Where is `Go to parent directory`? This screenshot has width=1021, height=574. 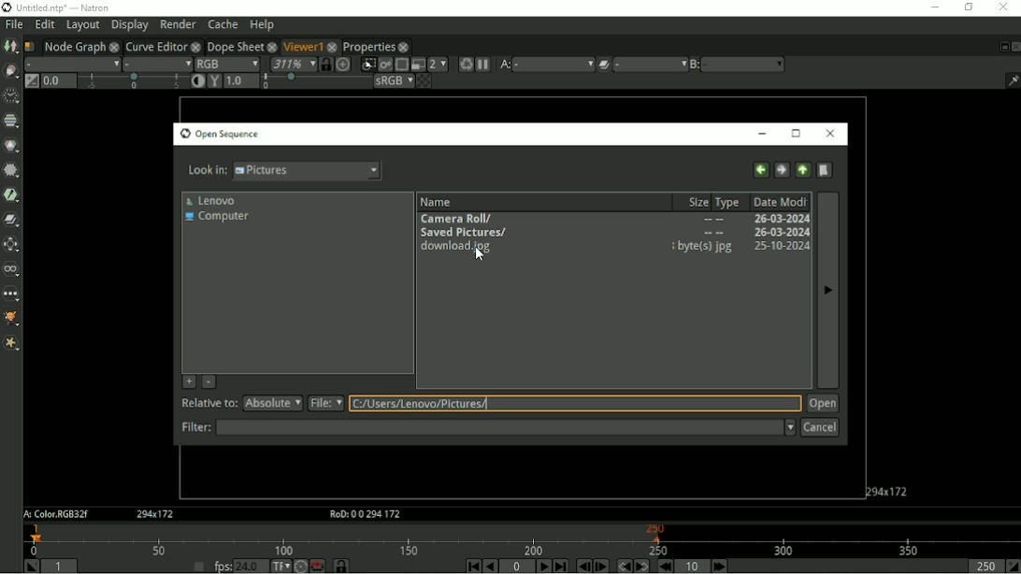 Go to parent directory is located at coordinates (803, 170).